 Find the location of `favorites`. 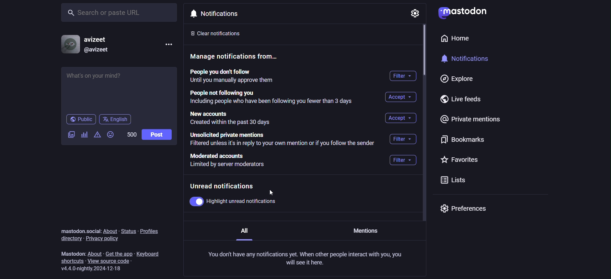

favorites is located at coordinates (460, 161).